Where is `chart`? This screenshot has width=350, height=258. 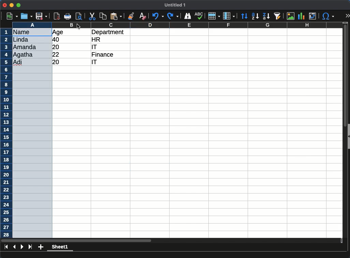 chart is located at coordinates (302, 16).